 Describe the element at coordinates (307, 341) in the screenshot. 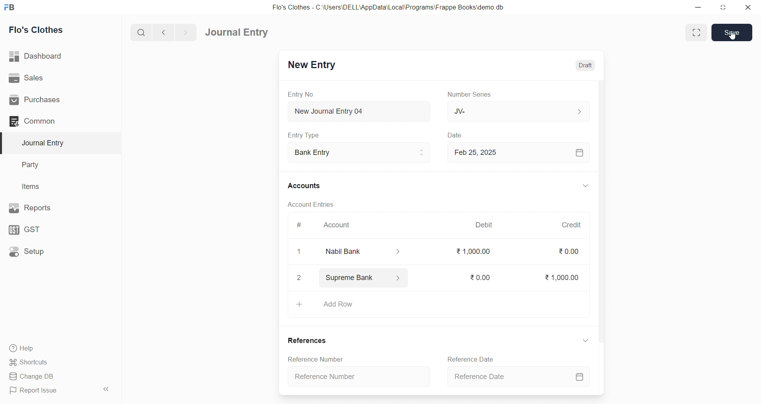

I see `References` at that location.